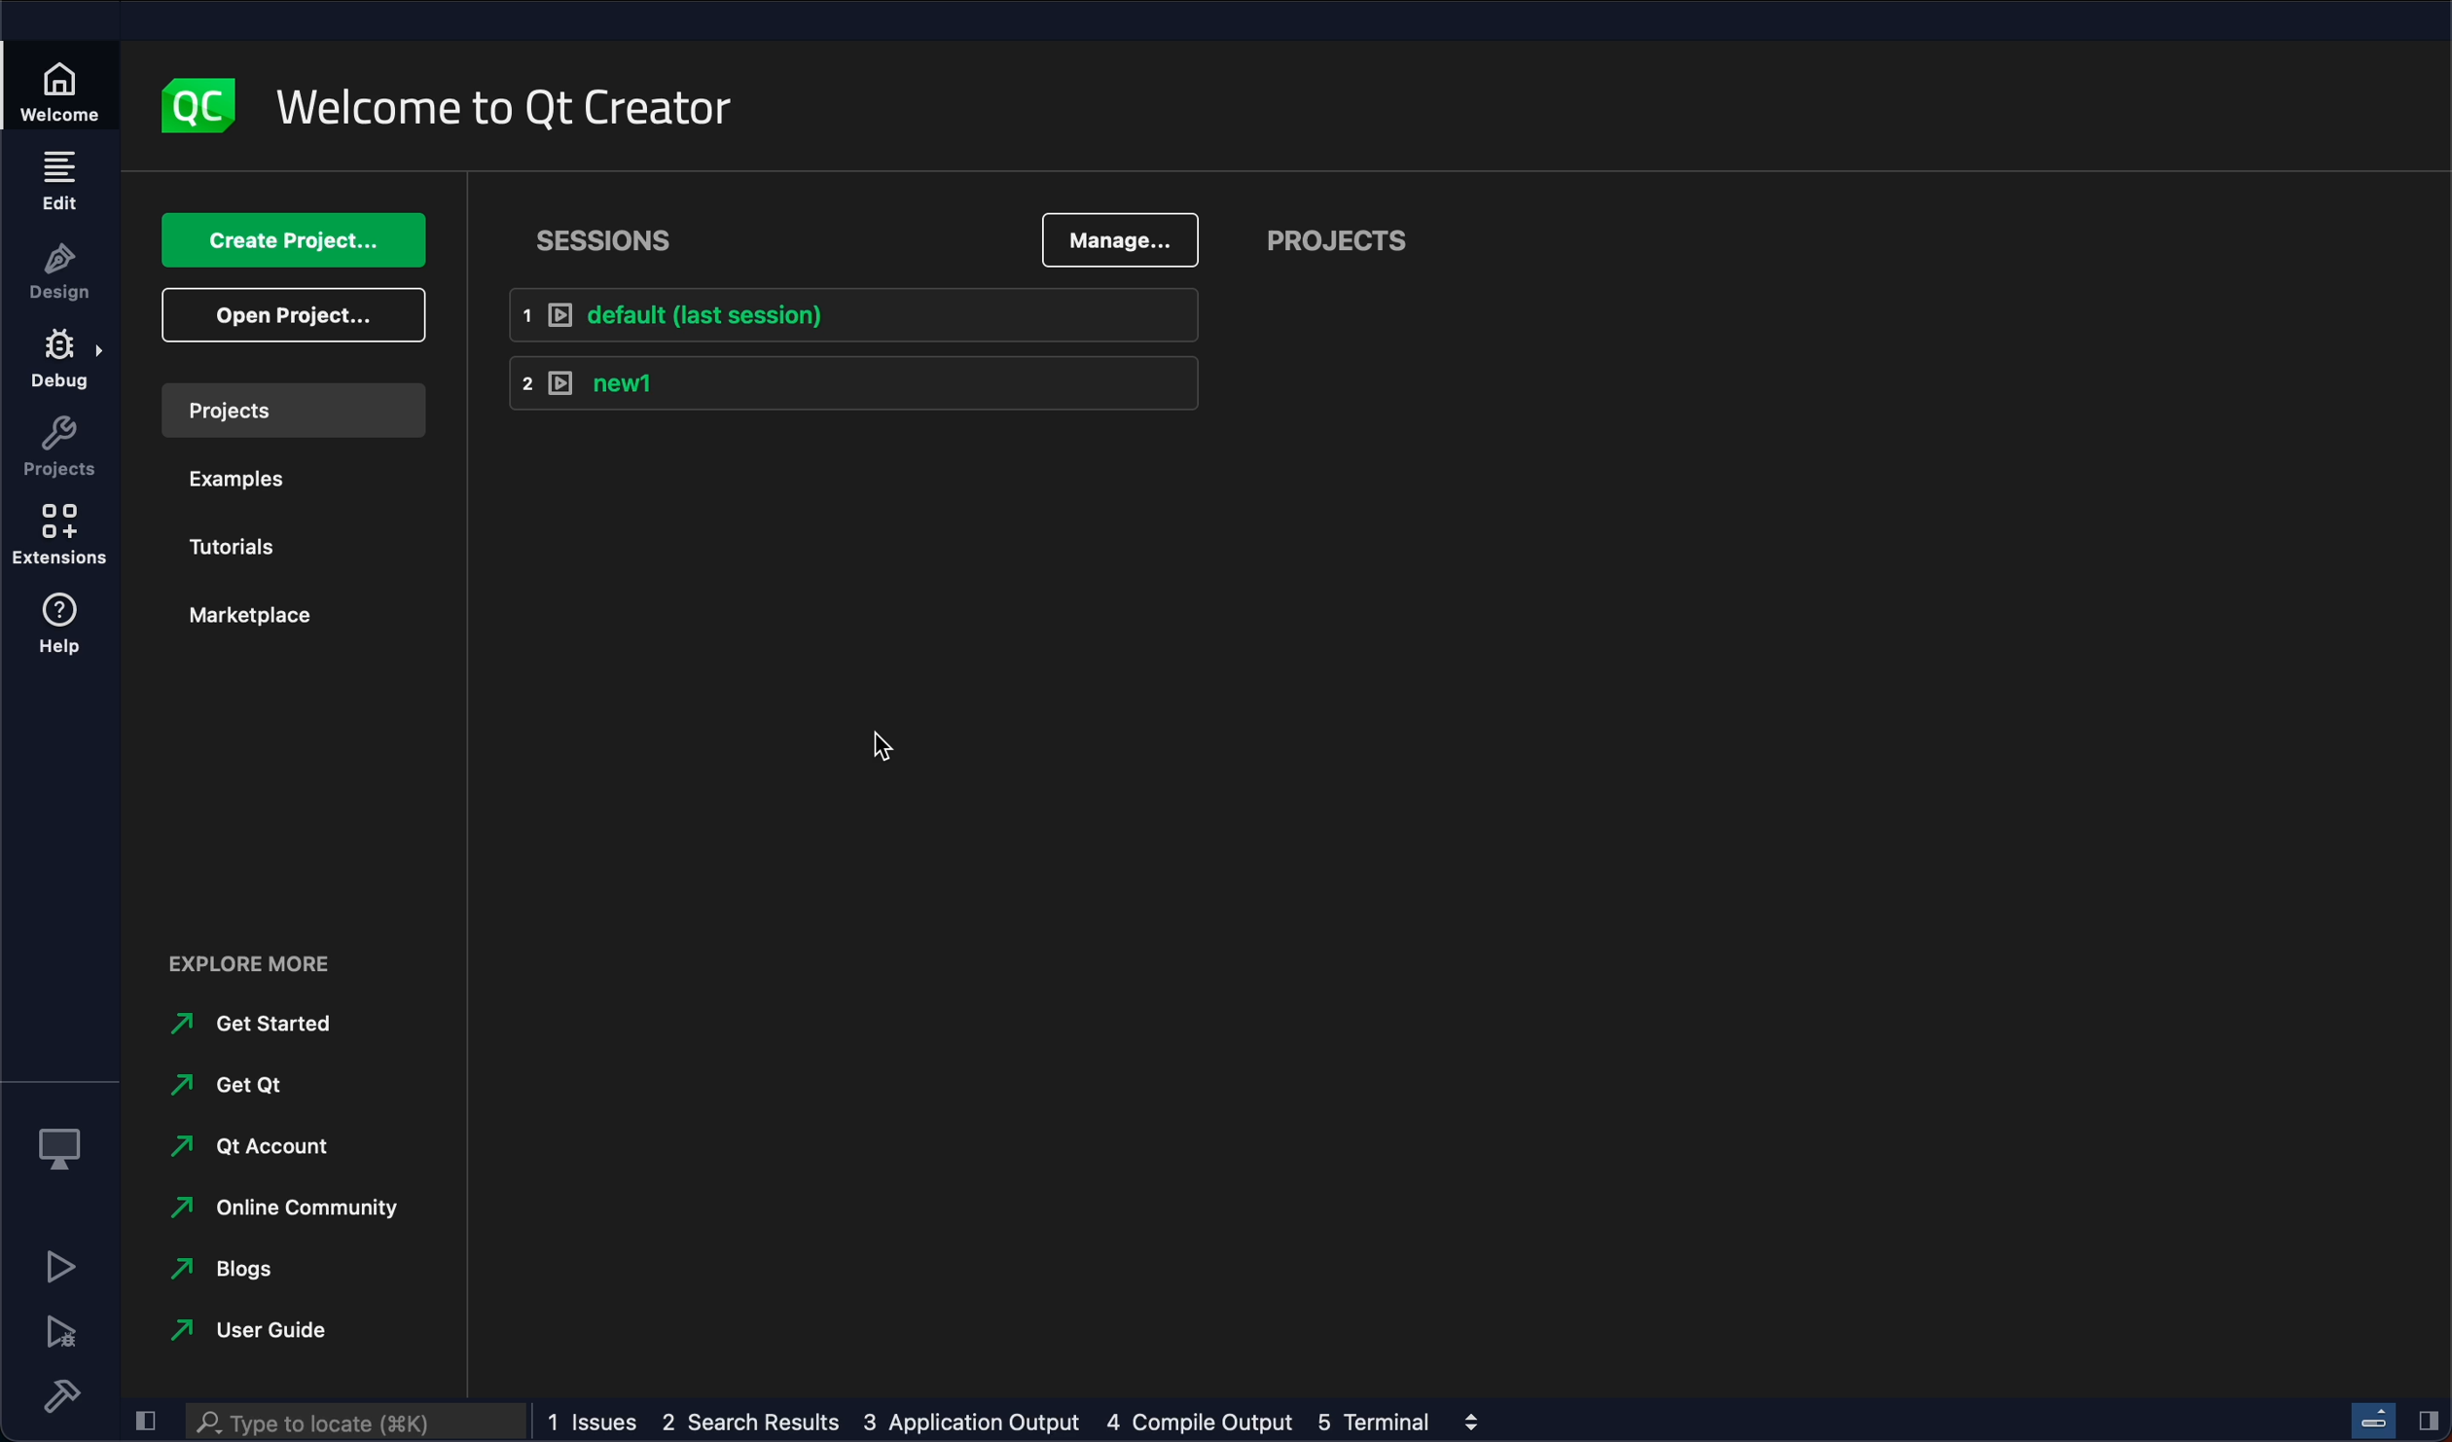 Image resolution: width=2452 pixels, height=1442 pixels. Describe the element at coordinates (290, 410) in the screenshot. I see `projects` at that location.